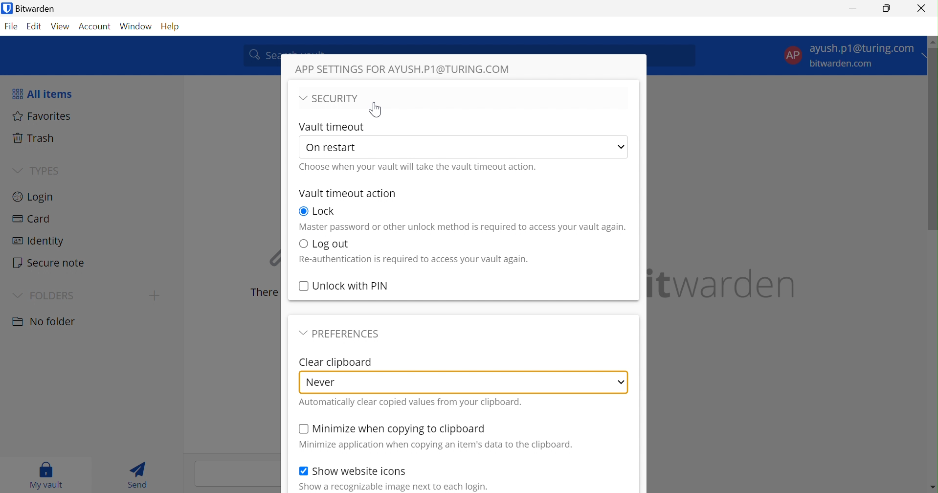  I want to click on SECURITY, so click(338, 98).